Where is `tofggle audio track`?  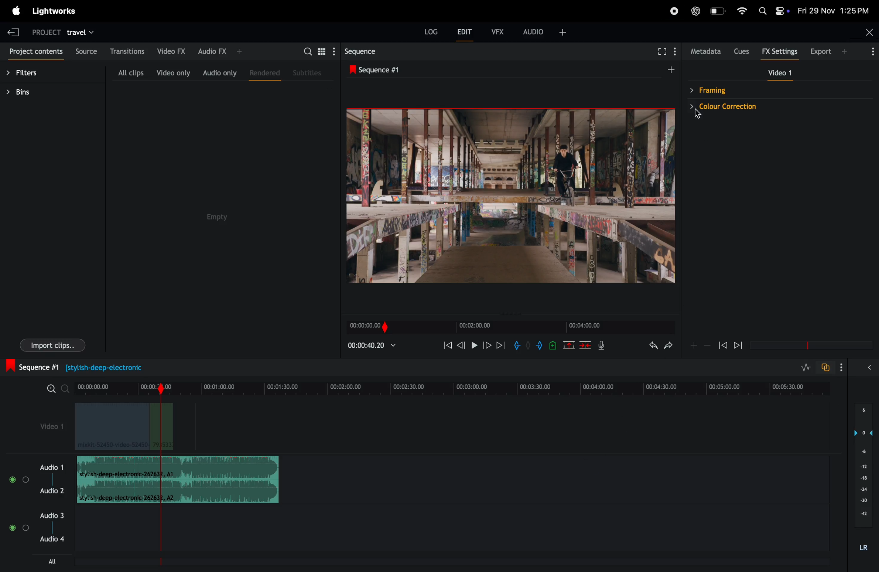 tofggle audio track is located at coordinates (825, 367).